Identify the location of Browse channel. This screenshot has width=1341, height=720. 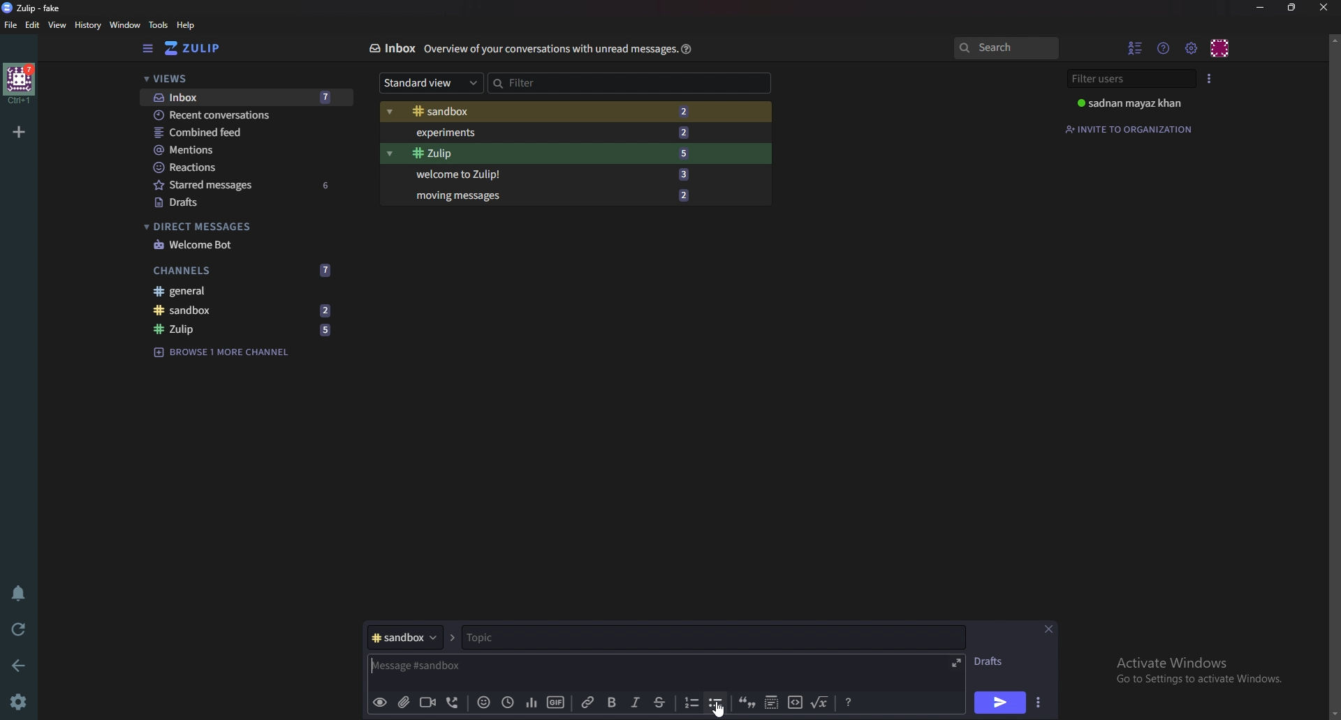
(222, 351).